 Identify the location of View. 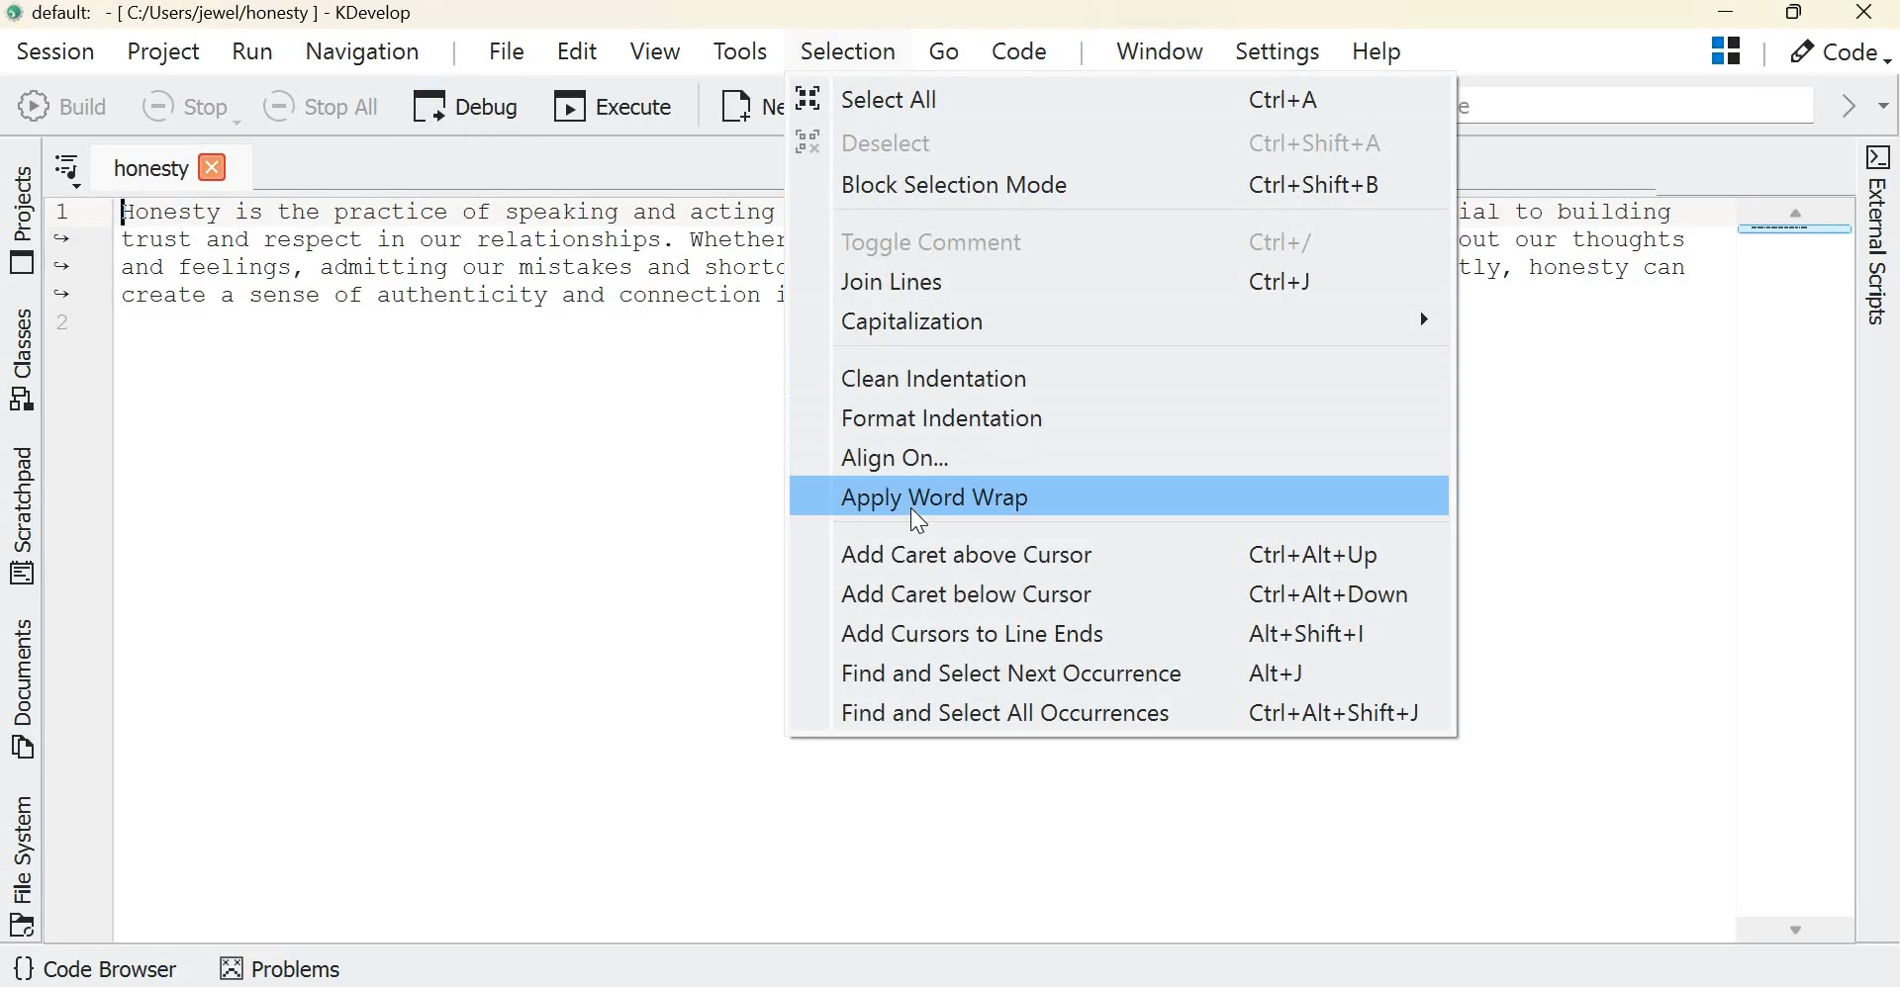
(654, 49).